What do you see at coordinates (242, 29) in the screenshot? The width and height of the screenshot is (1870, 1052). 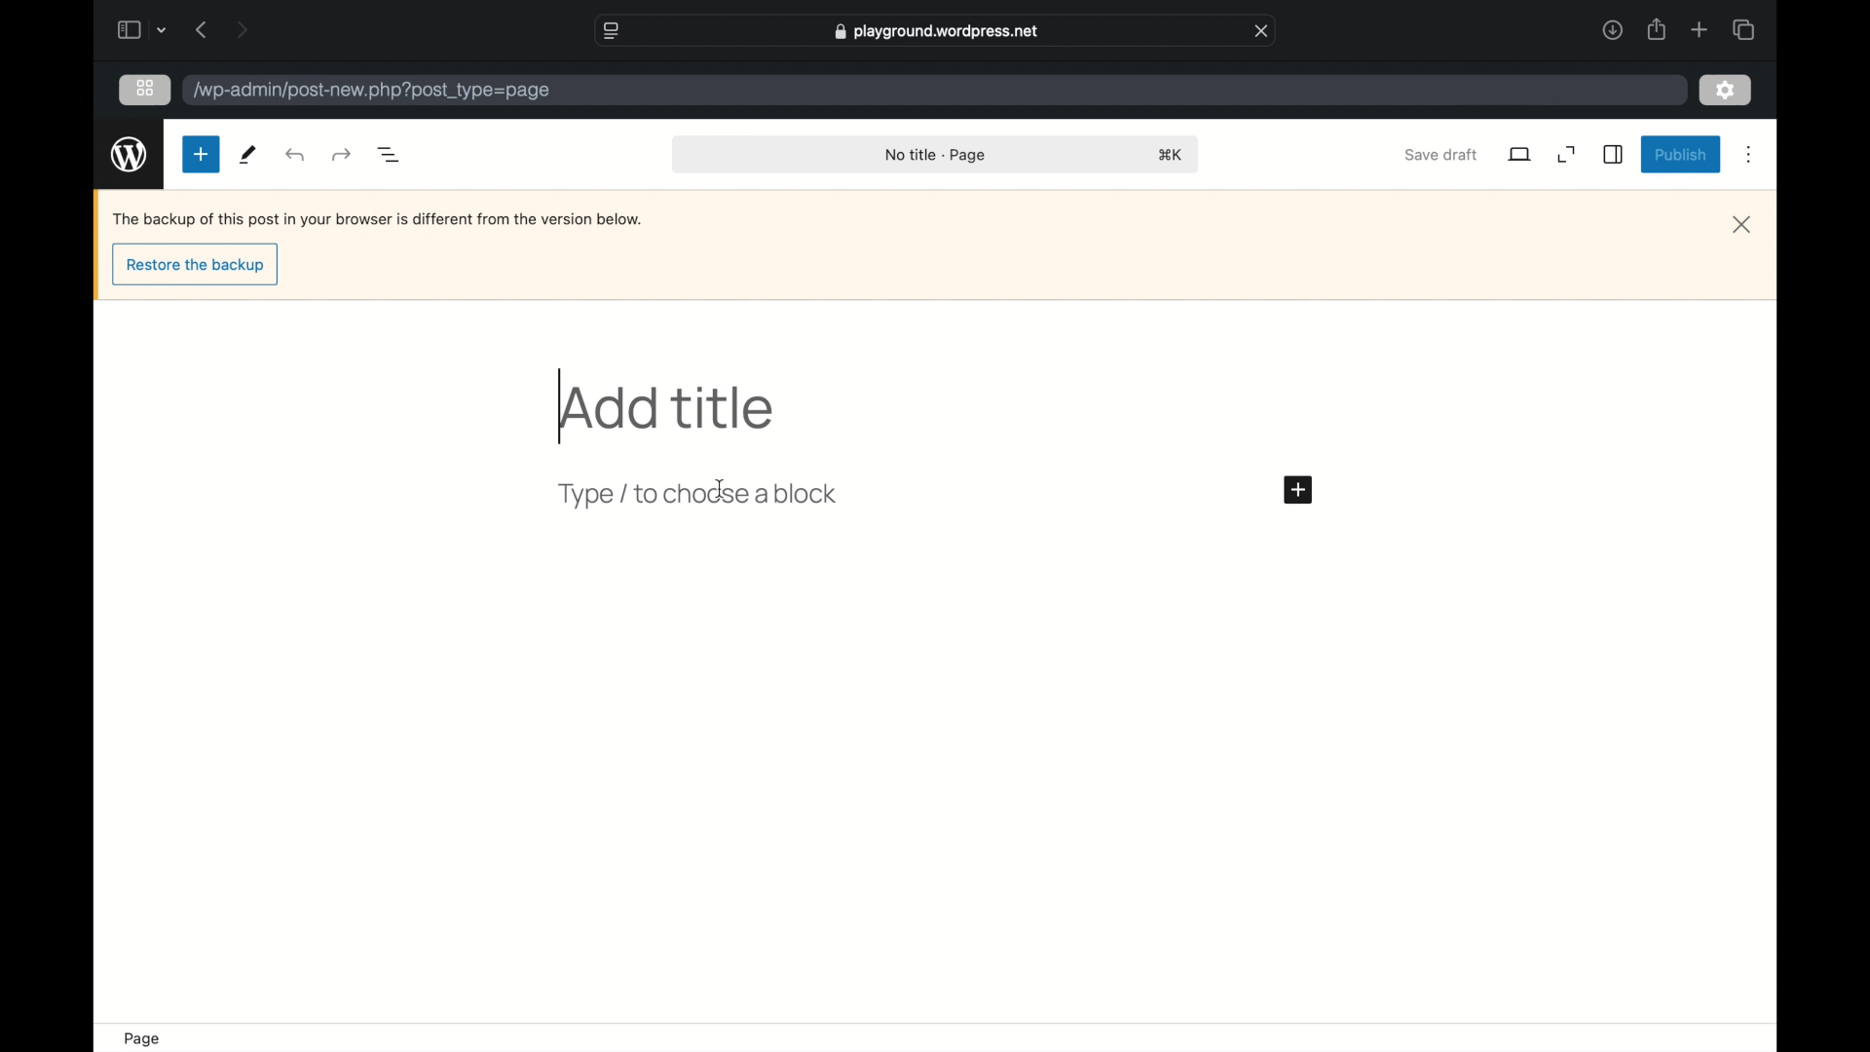 I see `next page` at bounding box center [242, 29].